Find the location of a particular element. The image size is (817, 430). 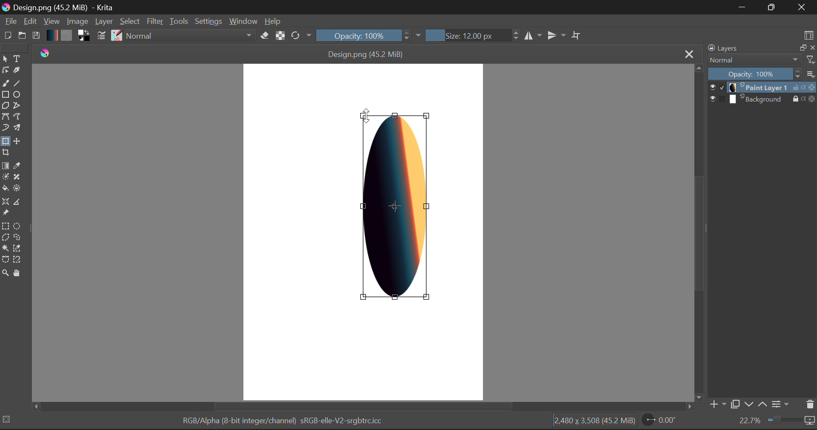

View is located at coordinates (51, 21).